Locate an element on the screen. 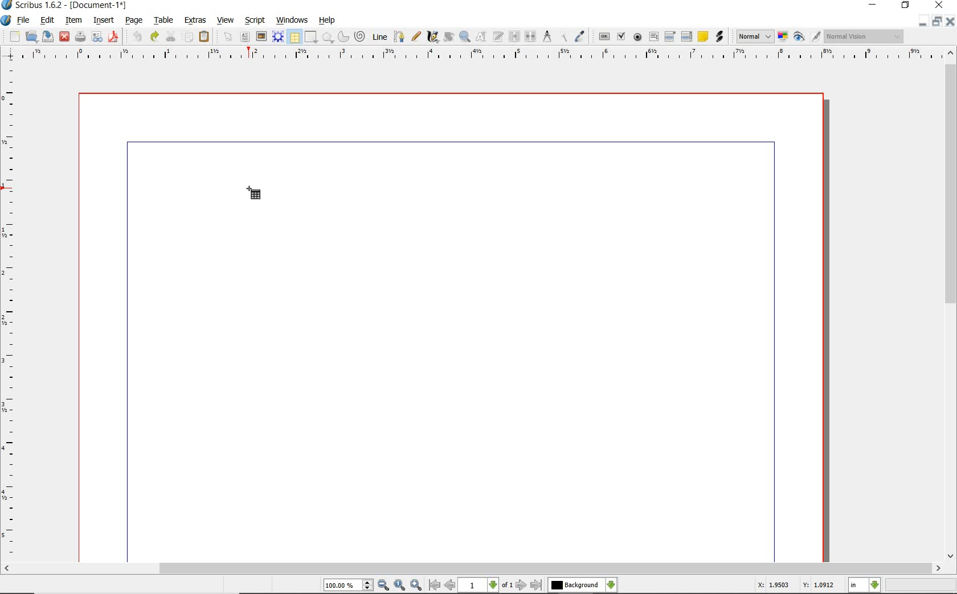 The image size is (957, 594). shape is located at coordinates (310, 38).